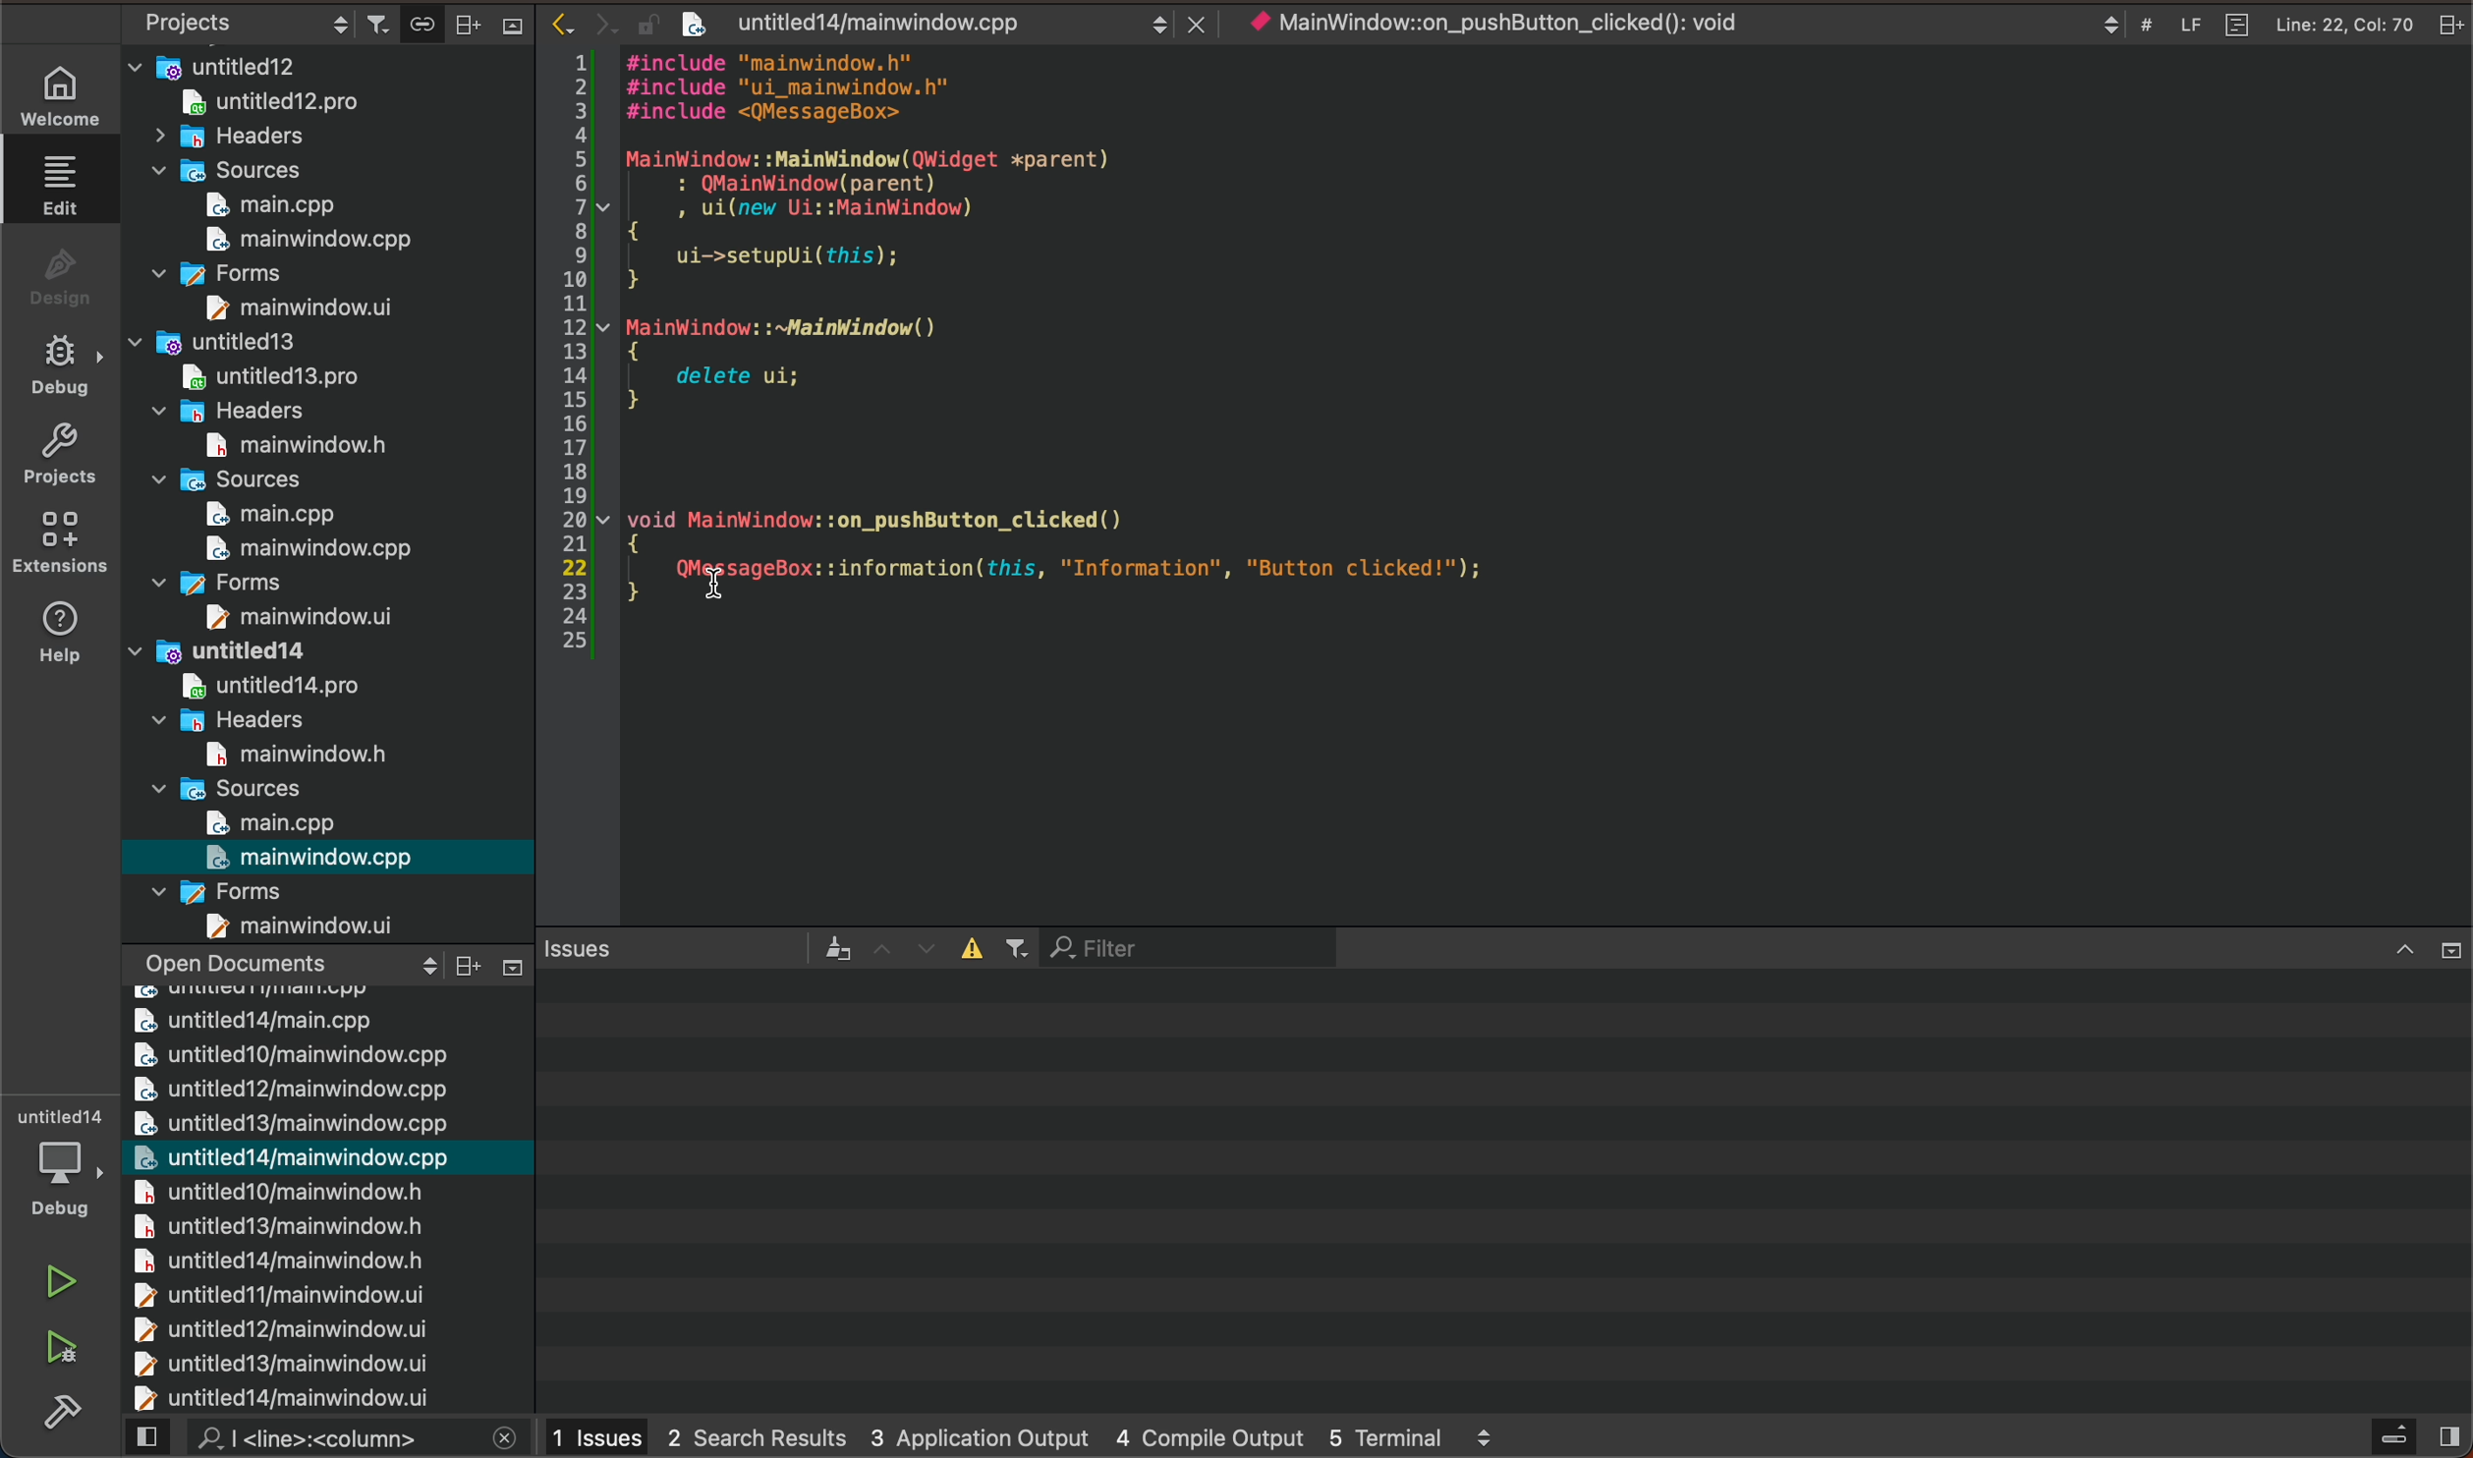  What do you see at coordinates (492, 962) in the screenshot?
I see `` at bounding box center [492, 962].